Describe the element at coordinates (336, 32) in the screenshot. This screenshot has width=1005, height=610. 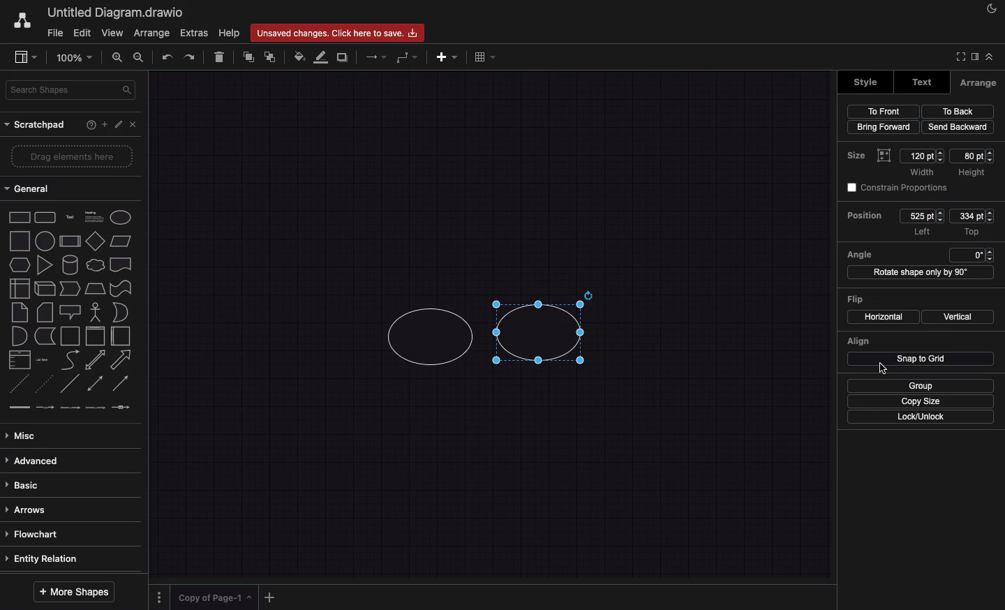
I see `Unsaved changes. Click her to save.` at that location.